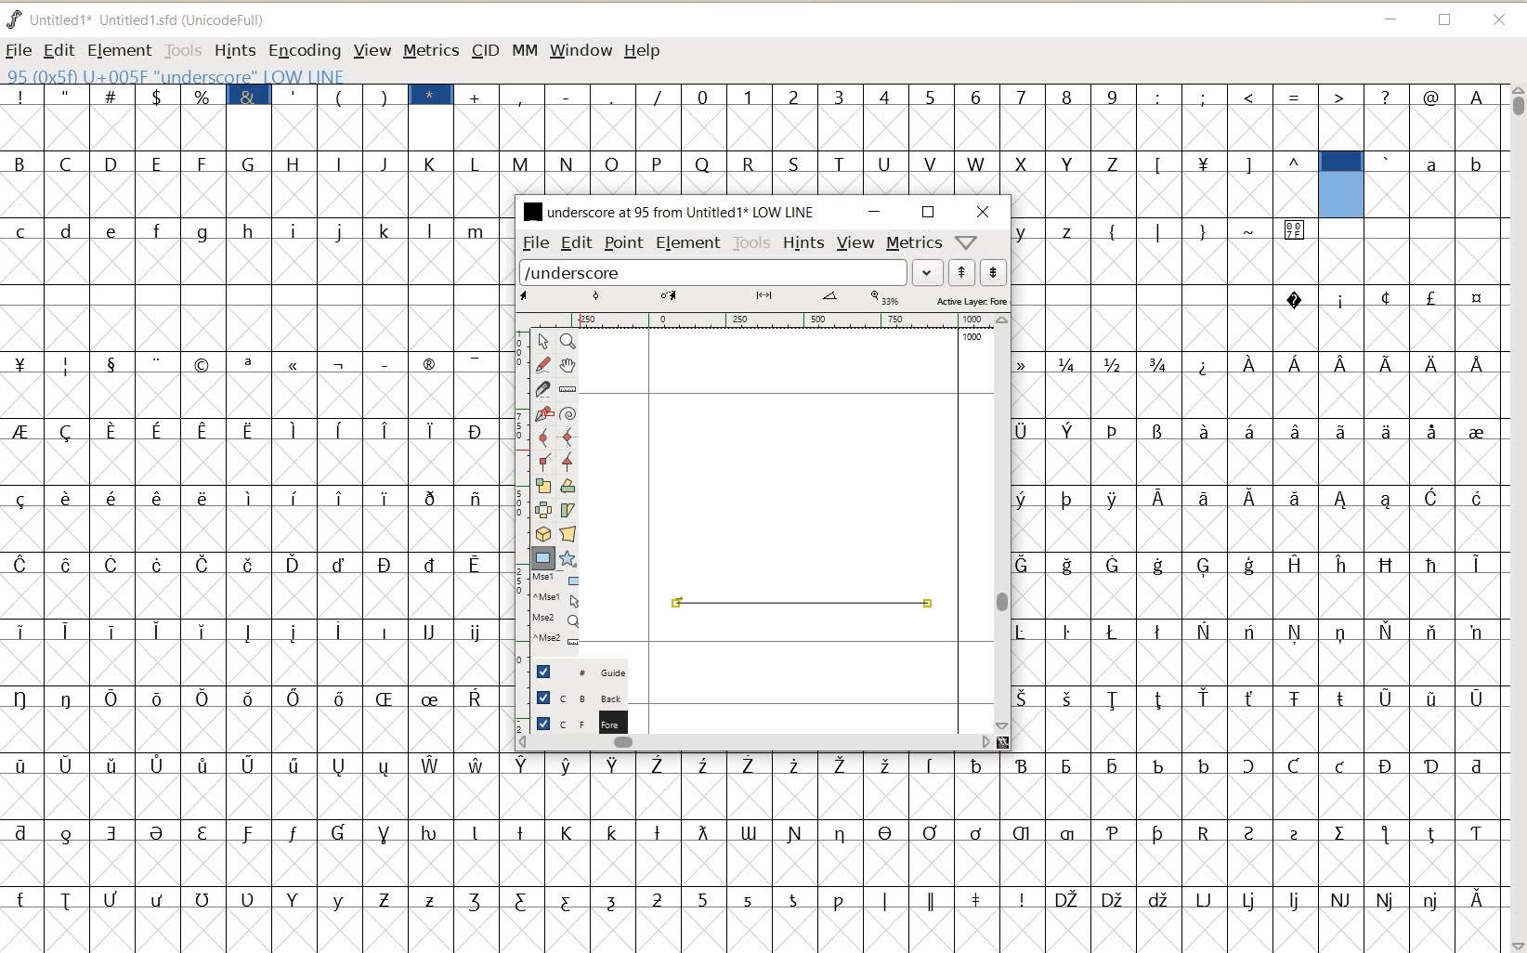  I want to click on SCALE, so click(517, 490).